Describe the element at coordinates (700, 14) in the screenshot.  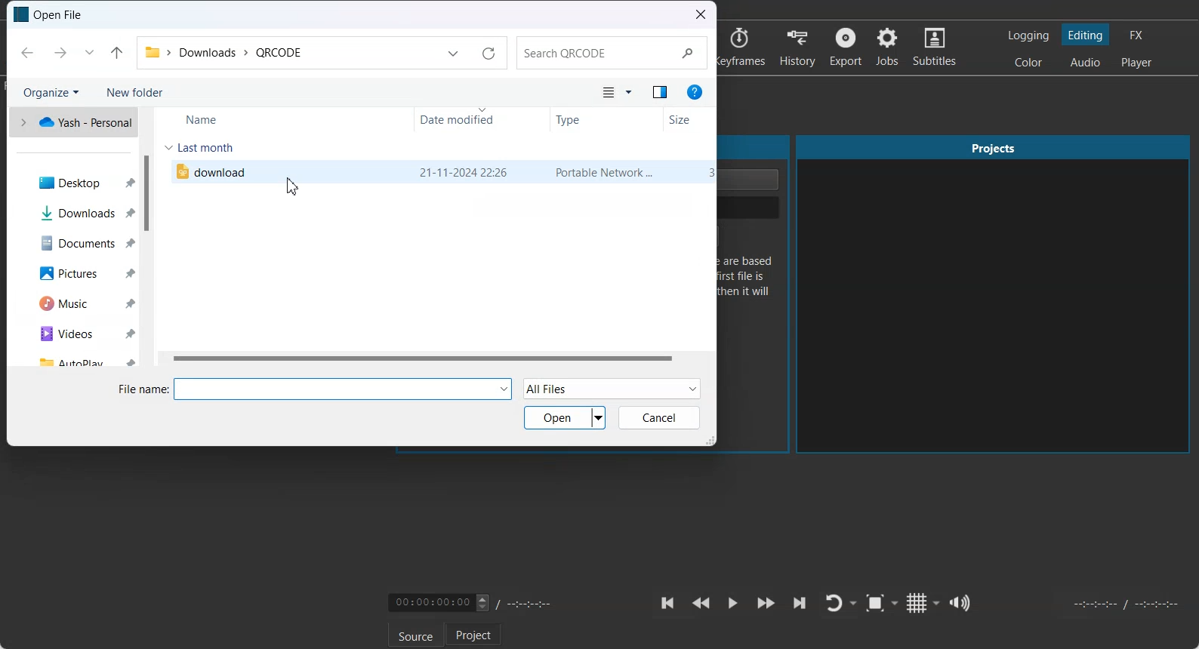
I see `Close` at that location.